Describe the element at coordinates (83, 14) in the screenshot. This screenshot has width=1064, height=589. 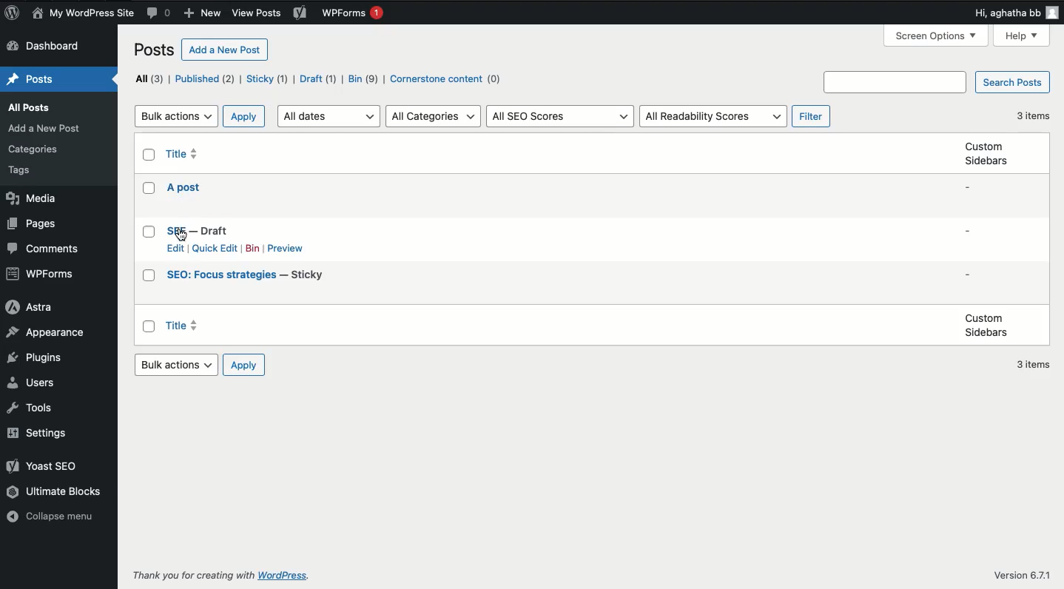
I see `Name` at that location.